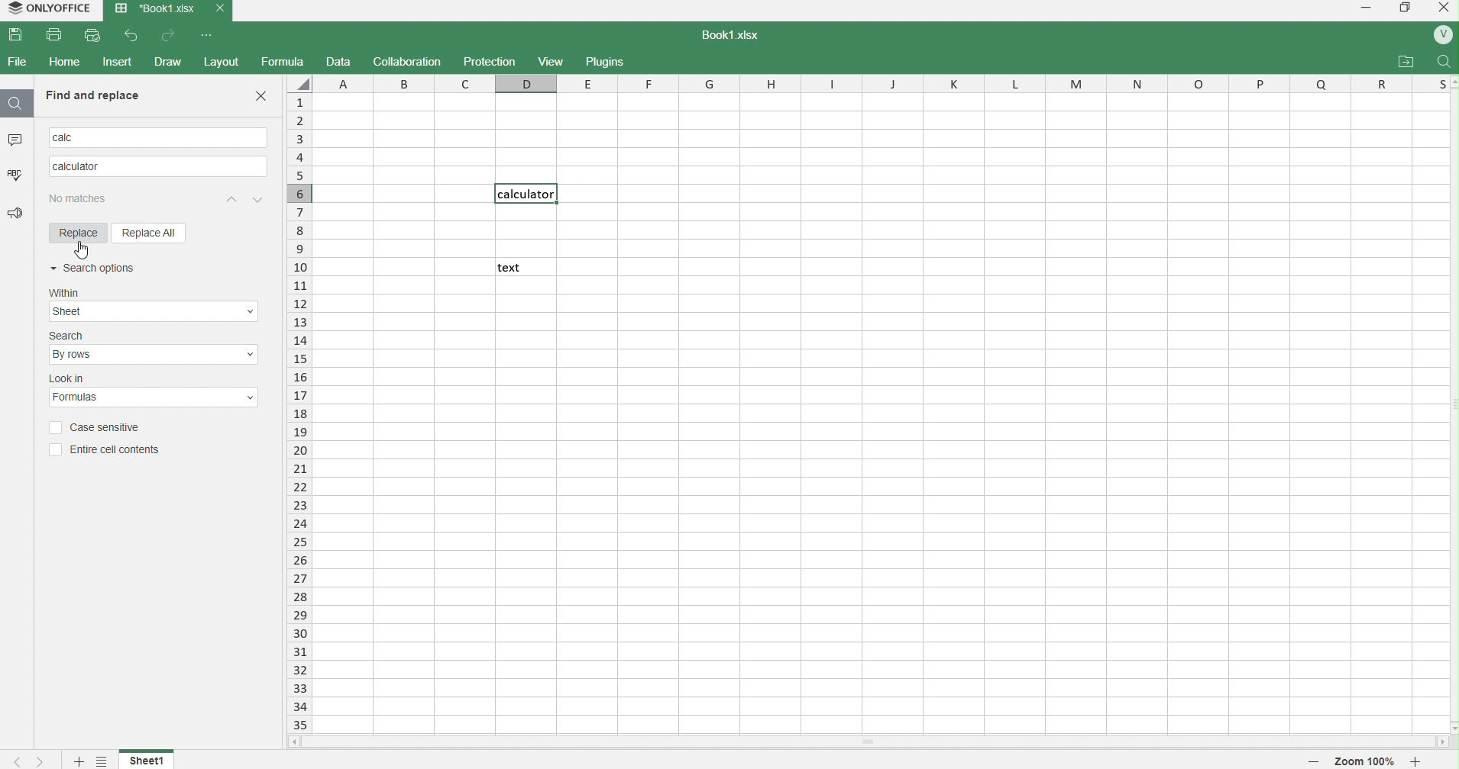 The width and height of the screenshot is (1459, 769). I want to click on searched text calc, so click(157, 137).